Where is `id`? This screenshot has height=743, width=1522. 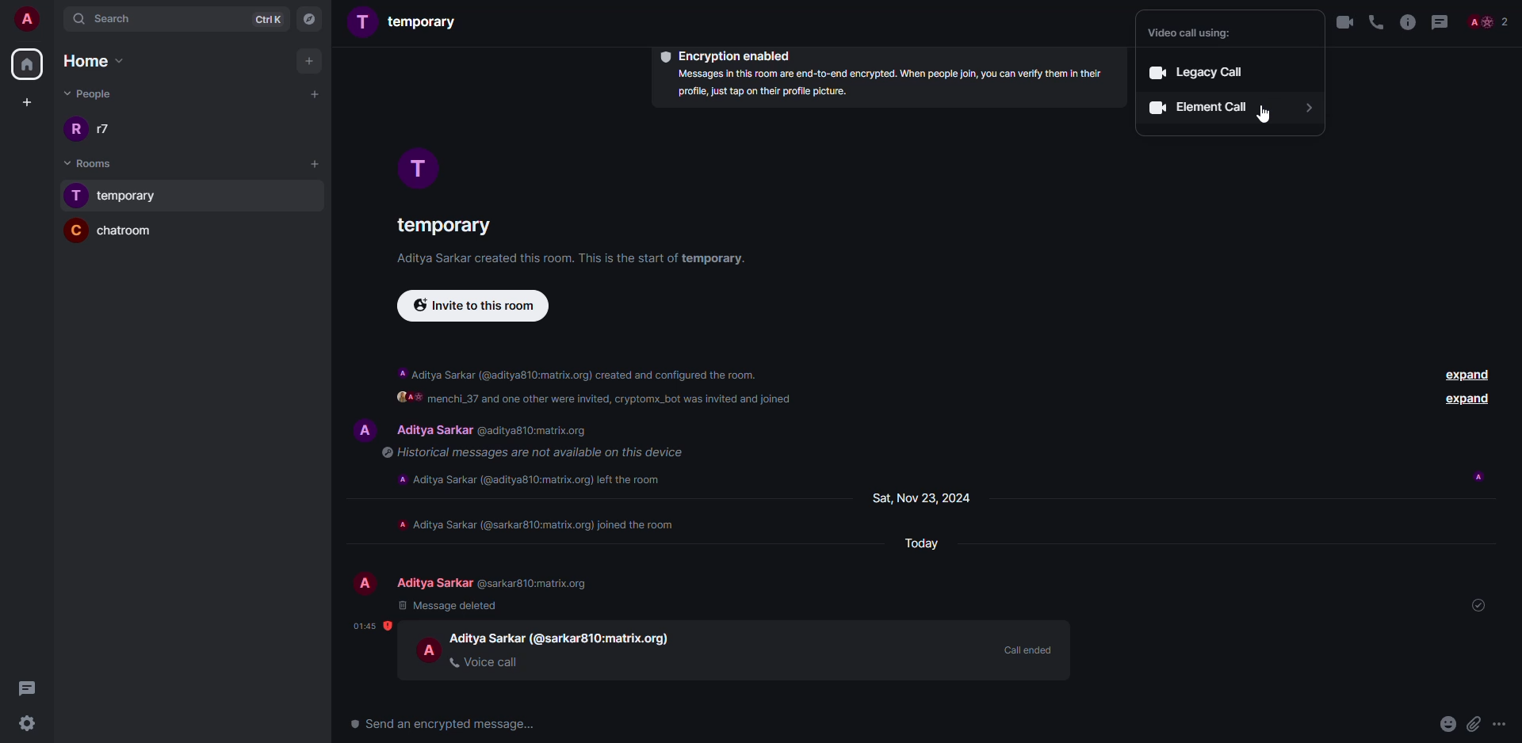
id is located at coordinates (537, 431).